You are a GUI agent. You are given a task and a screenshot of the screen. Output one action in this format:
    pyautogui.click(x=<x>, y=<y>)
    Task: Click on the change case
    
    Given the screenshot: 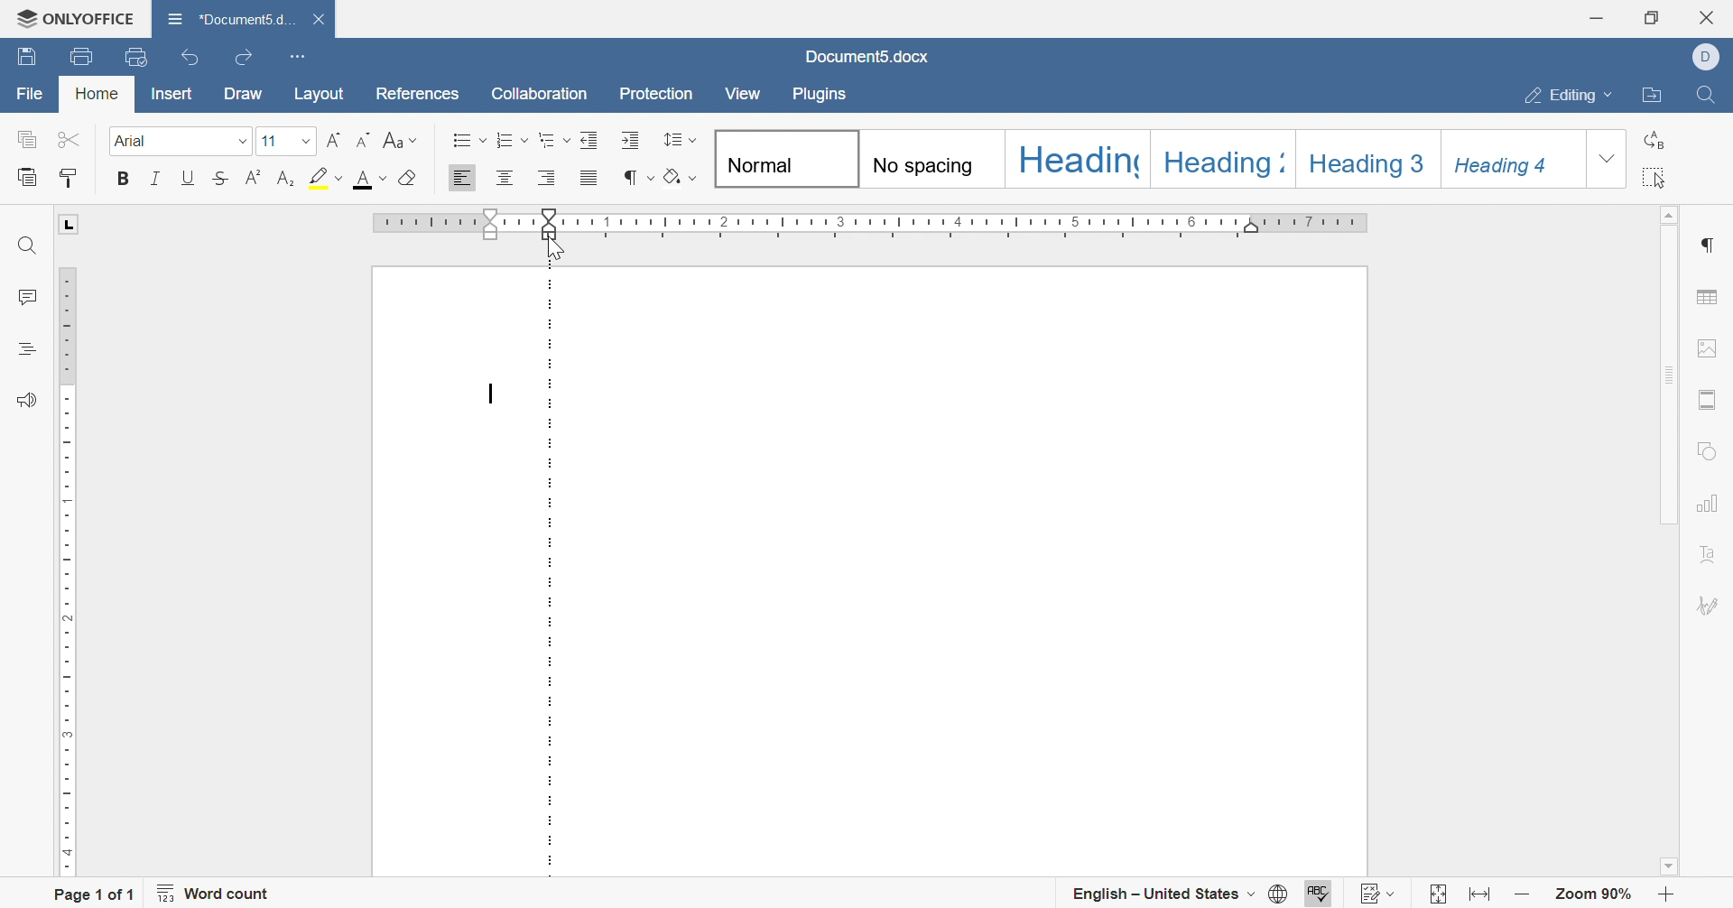 What is the action you would take?
    pyautogui.click(x=400, y=139)
    